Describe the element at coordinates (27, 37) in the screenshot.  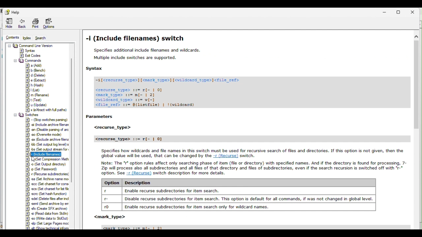
I see `Index` at that location.